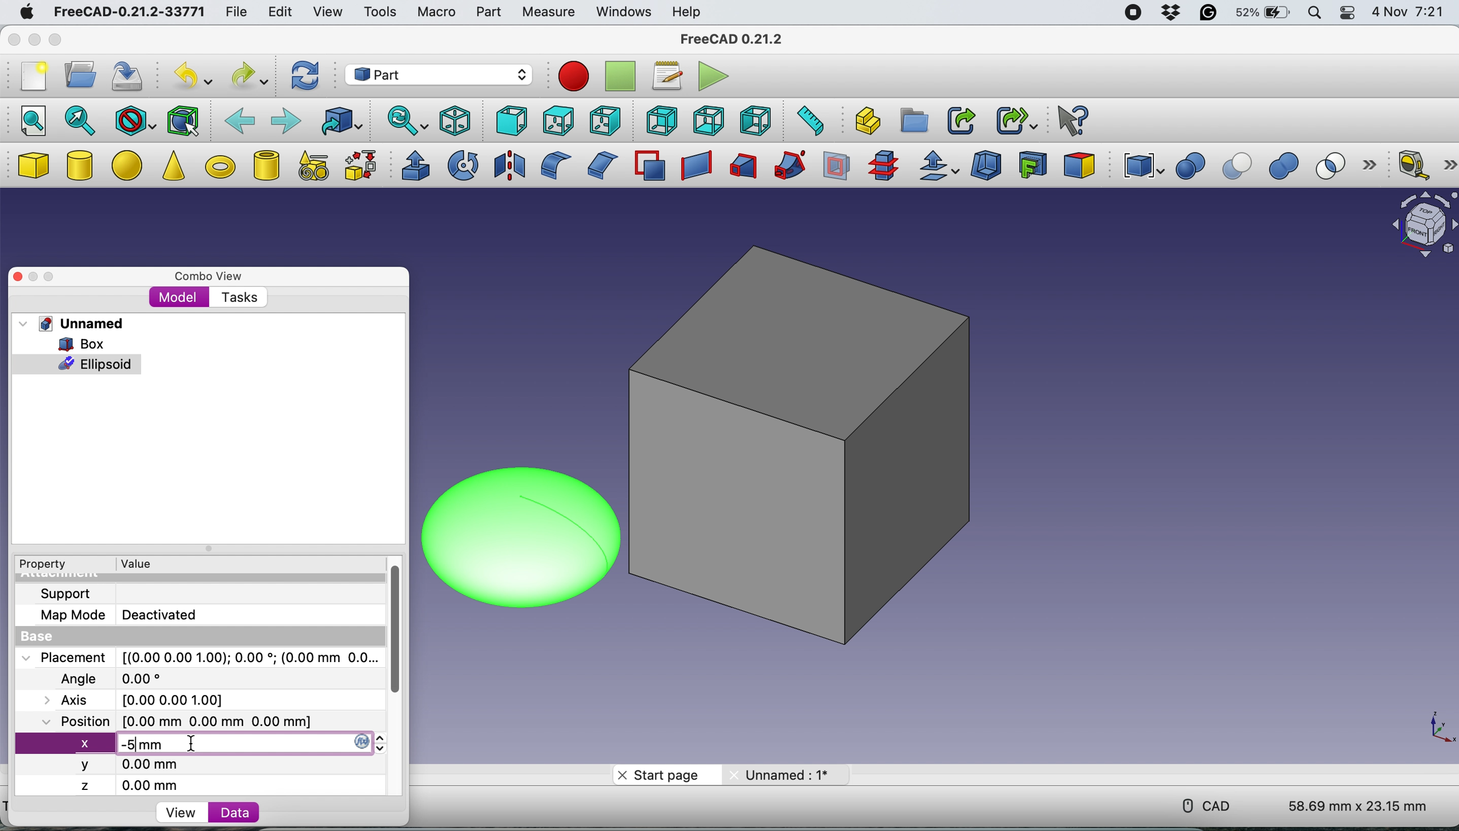 This screenshot has height=831, width=1459. What do you see at coordinates (777, 774) in the screenshot?
I see `Unnamed: 1*` at bounding box center [777, 774].